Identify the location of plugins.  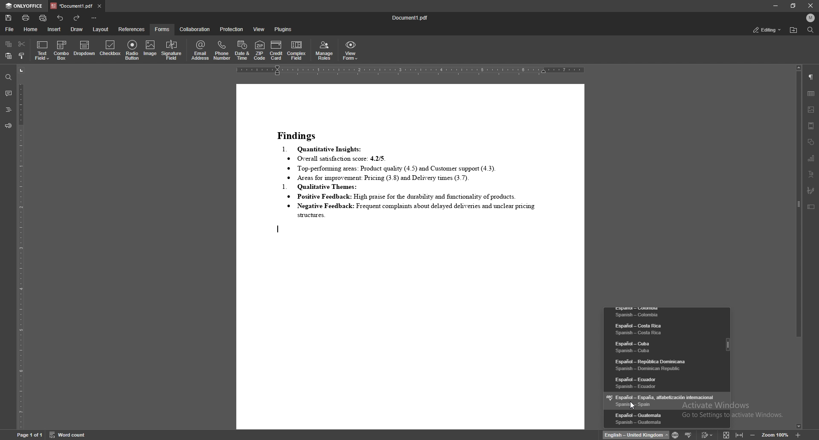
(283, 29).